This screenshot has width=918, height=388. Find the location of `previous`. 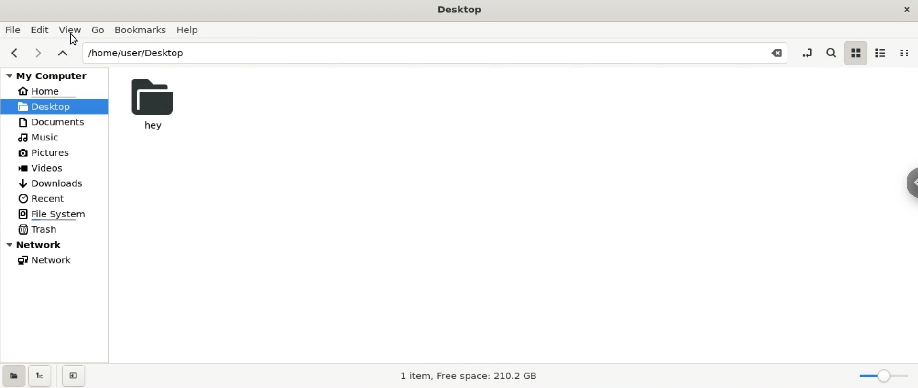

previous is located at coordinates (13, 54).